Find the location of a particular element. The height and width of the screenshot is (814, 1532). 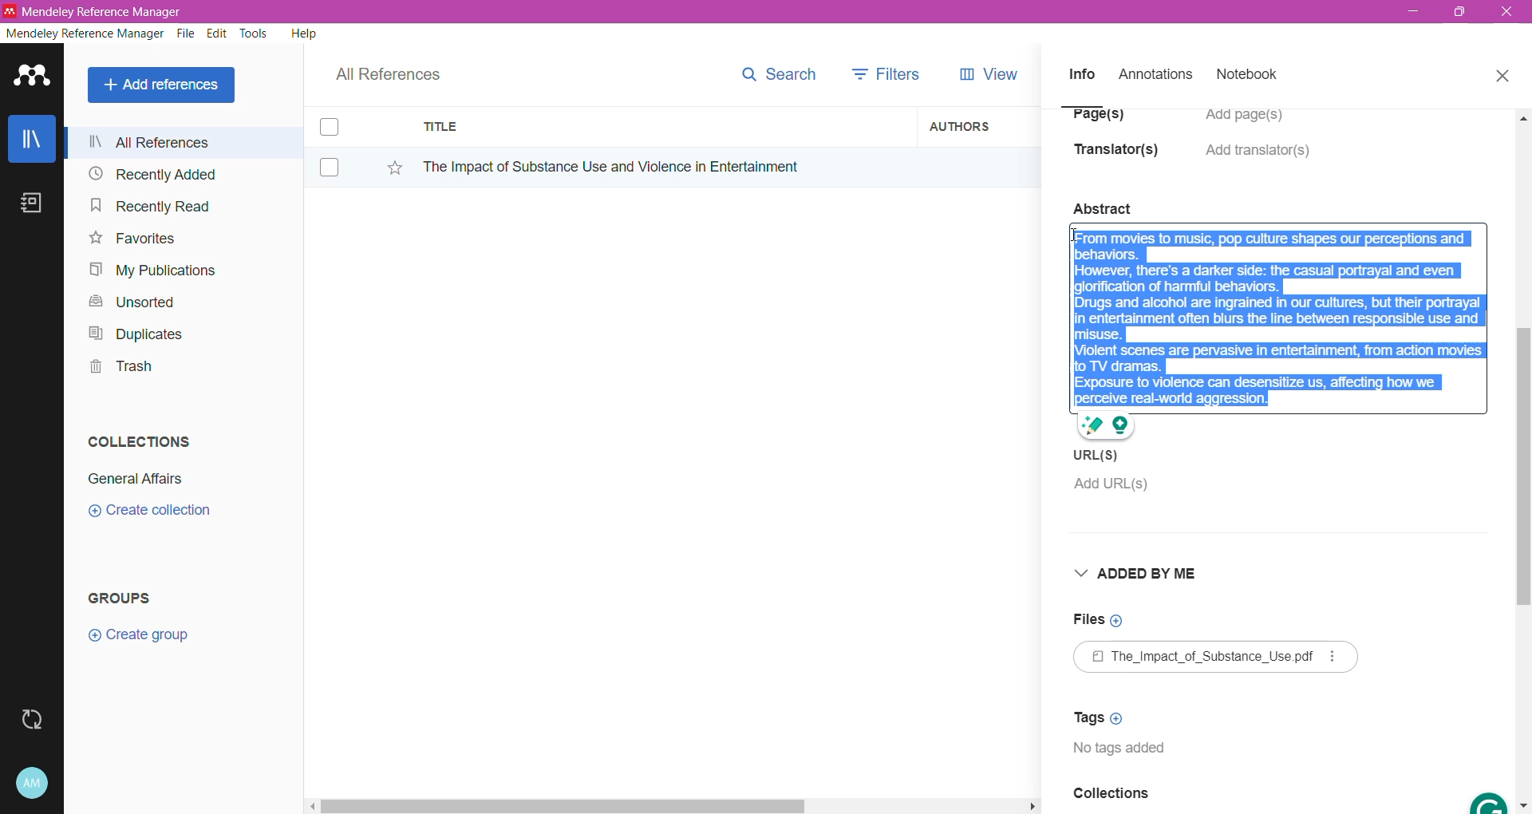

Search is located at coordinates (778, 71).